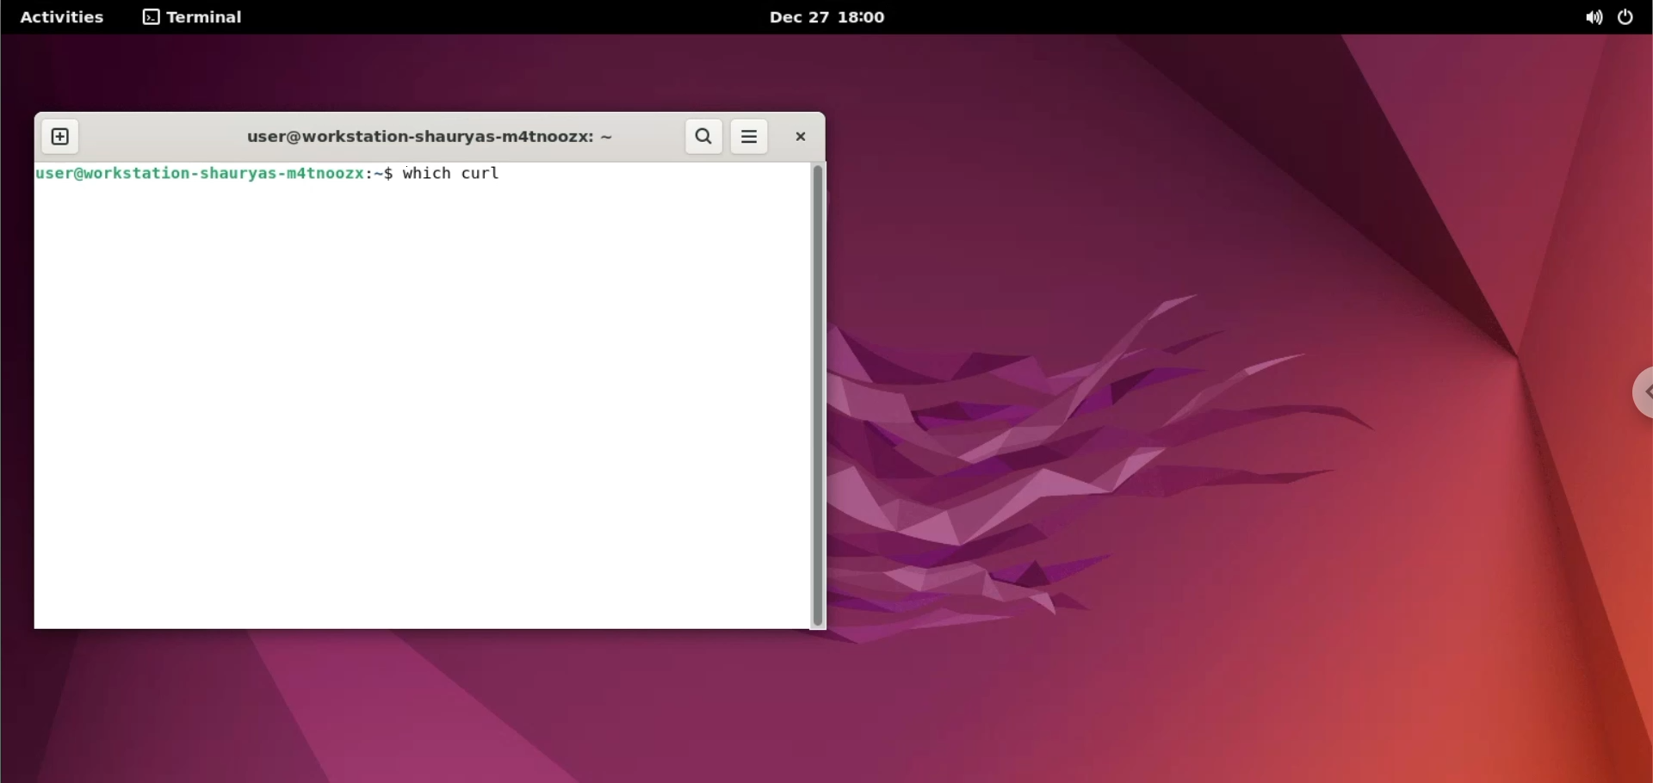 The image size is (1653, 783). I want to click on power options, so click(1625, 20).